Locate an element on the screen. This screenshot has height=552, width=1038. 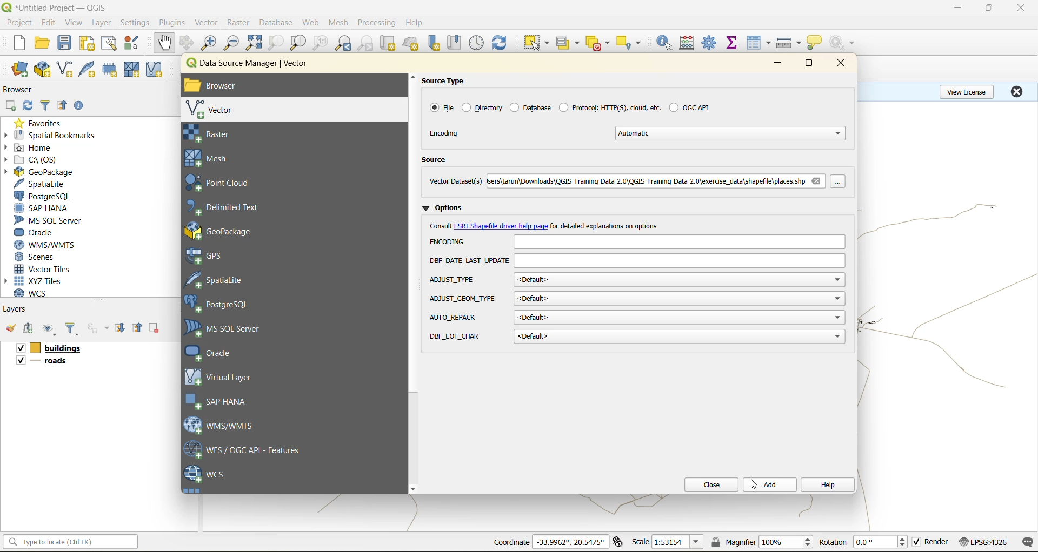
help info is located at coordinates (608, 226).